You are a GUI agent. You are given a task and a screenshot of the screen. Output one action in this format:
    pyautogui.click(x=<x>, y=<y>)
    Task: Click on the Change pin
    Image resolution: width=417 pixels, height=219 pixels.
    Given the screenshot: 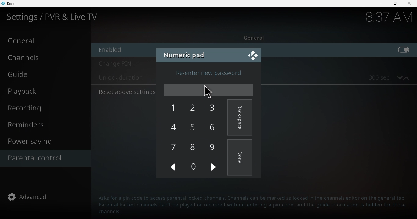 What is the action you would take?
    pyautogui.click(x=124, y=65)
    